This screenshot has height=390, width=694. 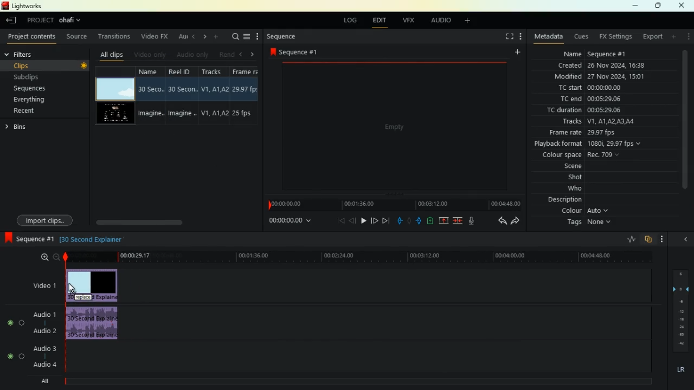 What do you see at coordinates (94, 324) in the screenshot?
I see `audio` at bounding box center [94, 324].